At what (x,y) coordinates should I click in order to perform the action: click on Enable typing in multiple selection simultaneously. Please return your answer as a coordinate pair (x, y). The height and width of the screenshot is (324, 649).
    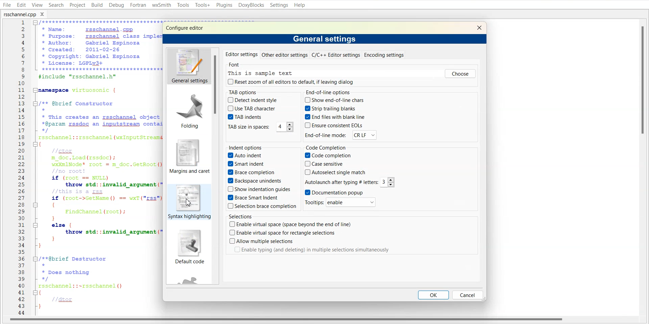
    Looking at the image, I should click on (311, 249).